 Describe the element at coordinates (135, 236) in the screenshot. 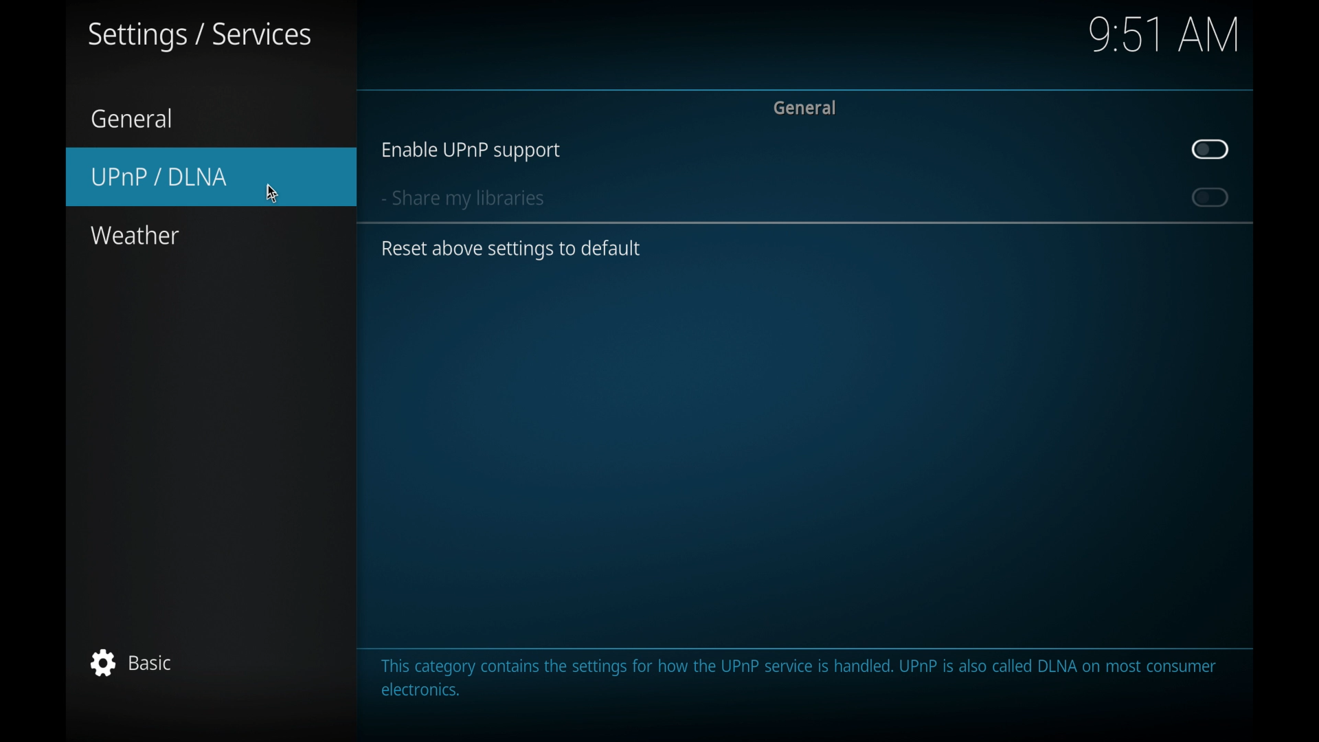

I see `weather` at that location.